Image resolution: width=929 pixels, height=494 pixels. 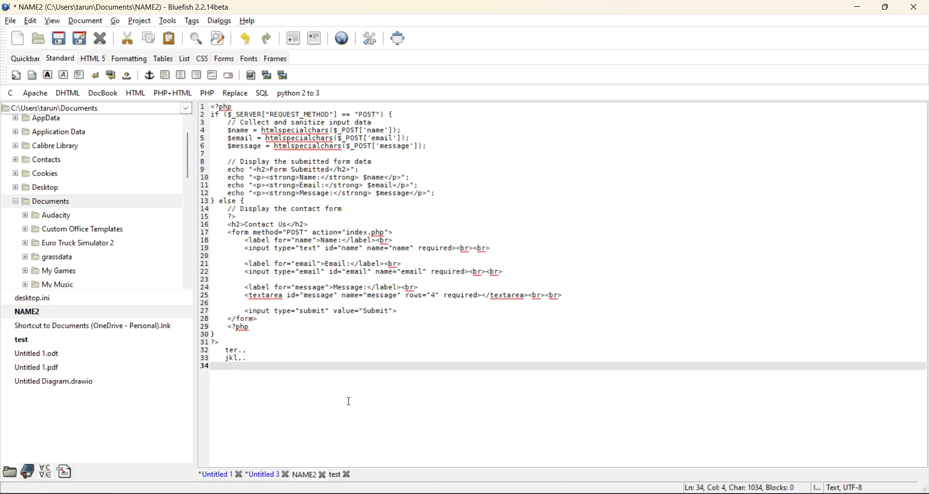 I want to click on test, so click(x=21, y=341).